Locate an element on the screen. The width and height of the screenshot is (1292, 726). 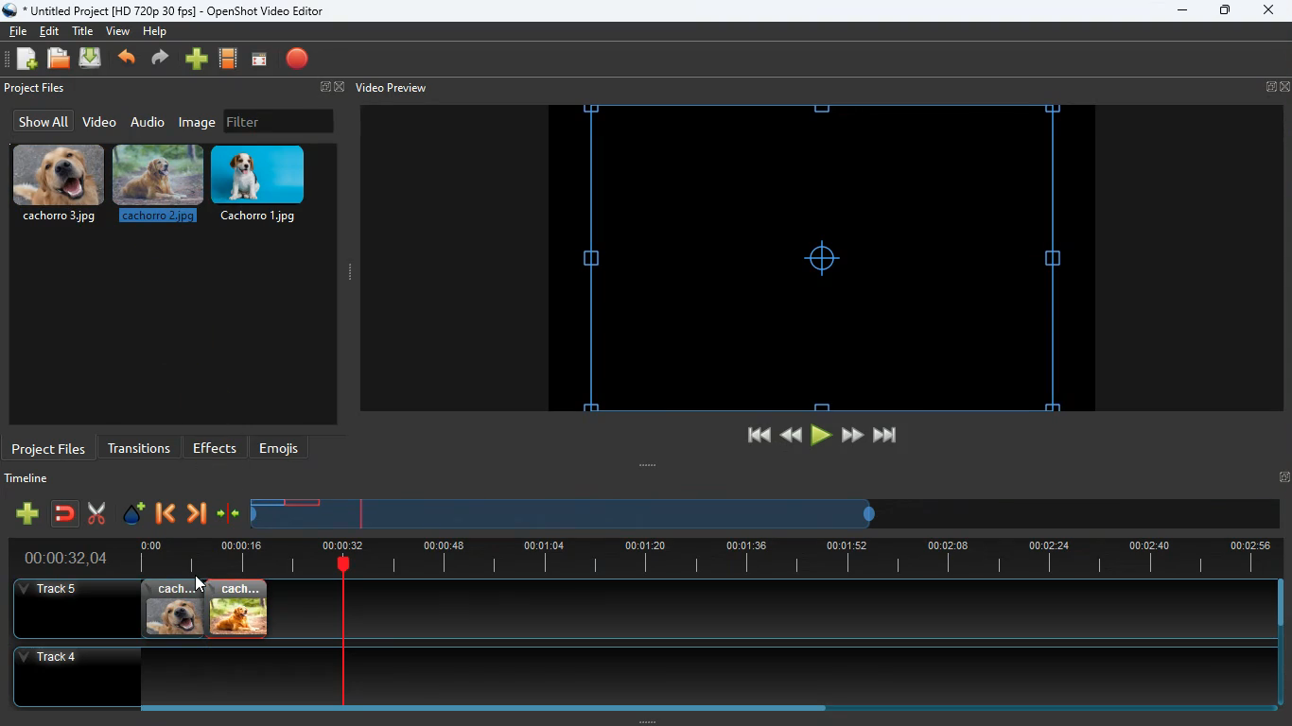
files is located at coordinates (60, 60).